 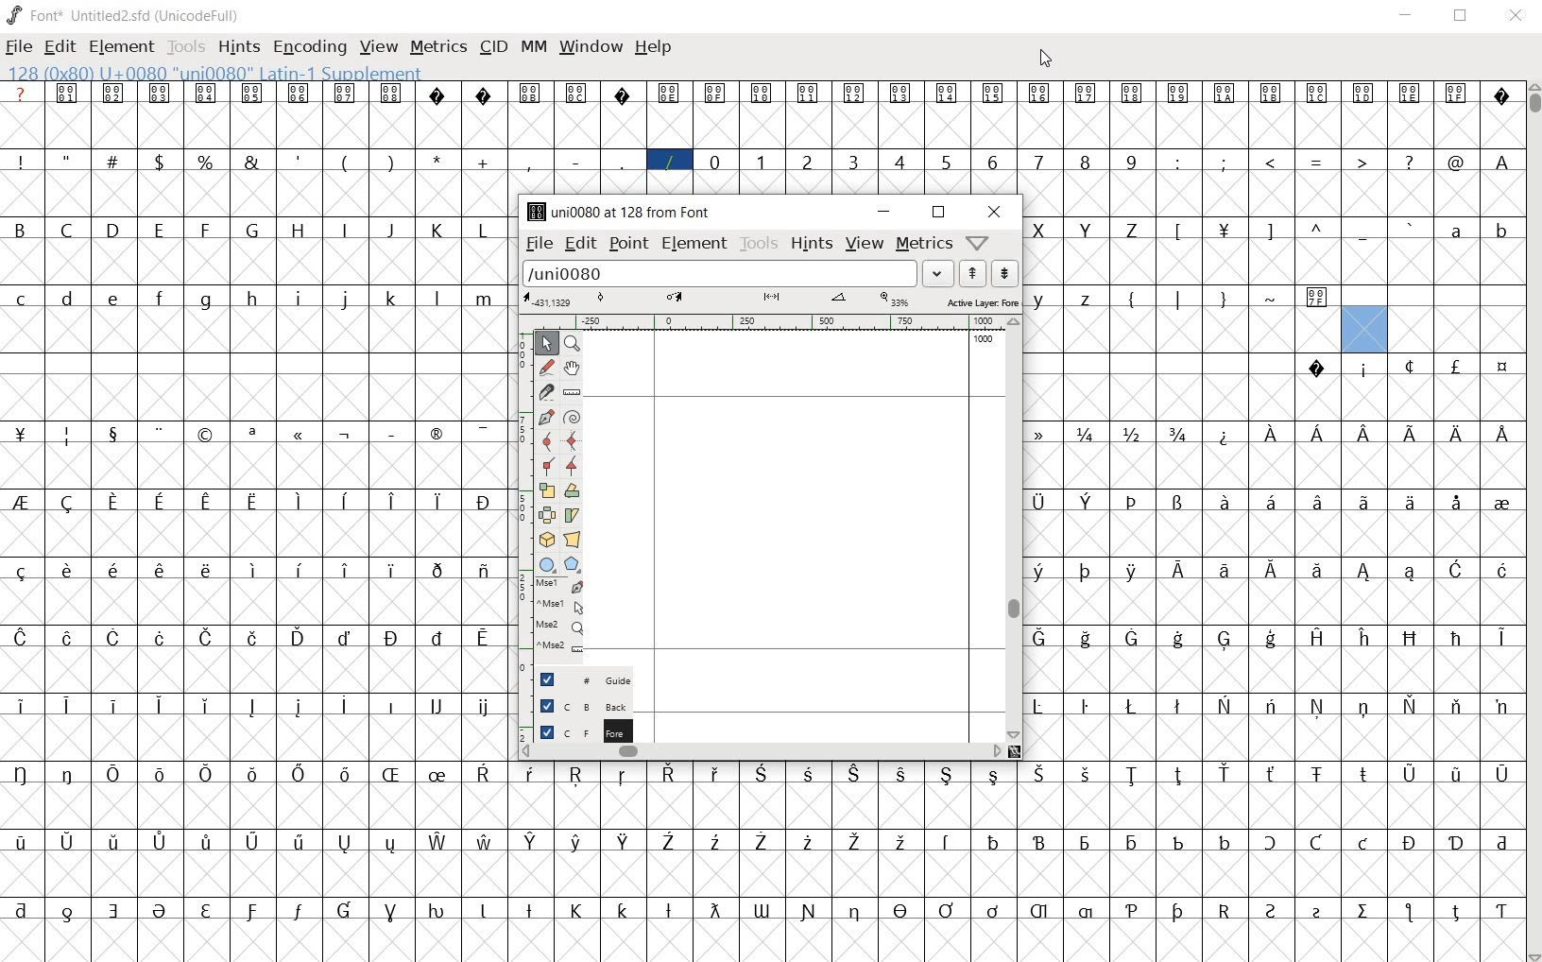 I want to click on glyph, so click(x=1085, y=844).